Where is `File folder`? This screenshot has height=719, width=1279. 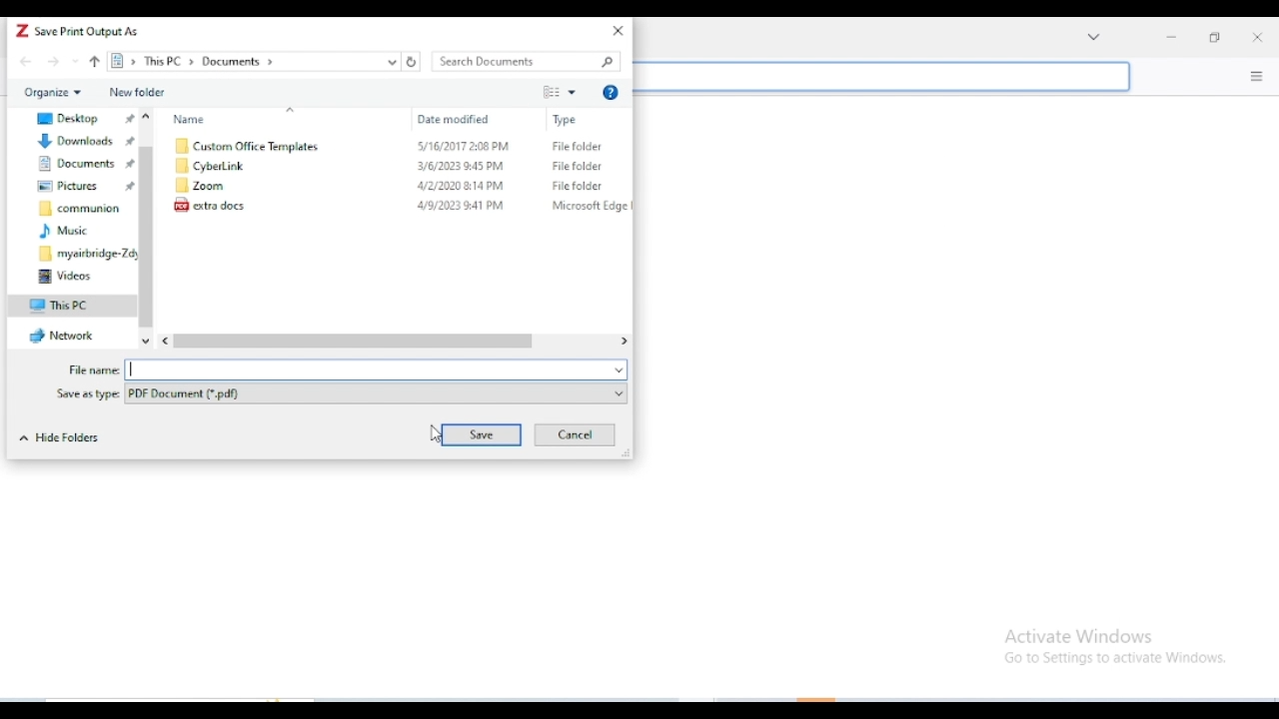
File folder is located at coordinates (579, 166).